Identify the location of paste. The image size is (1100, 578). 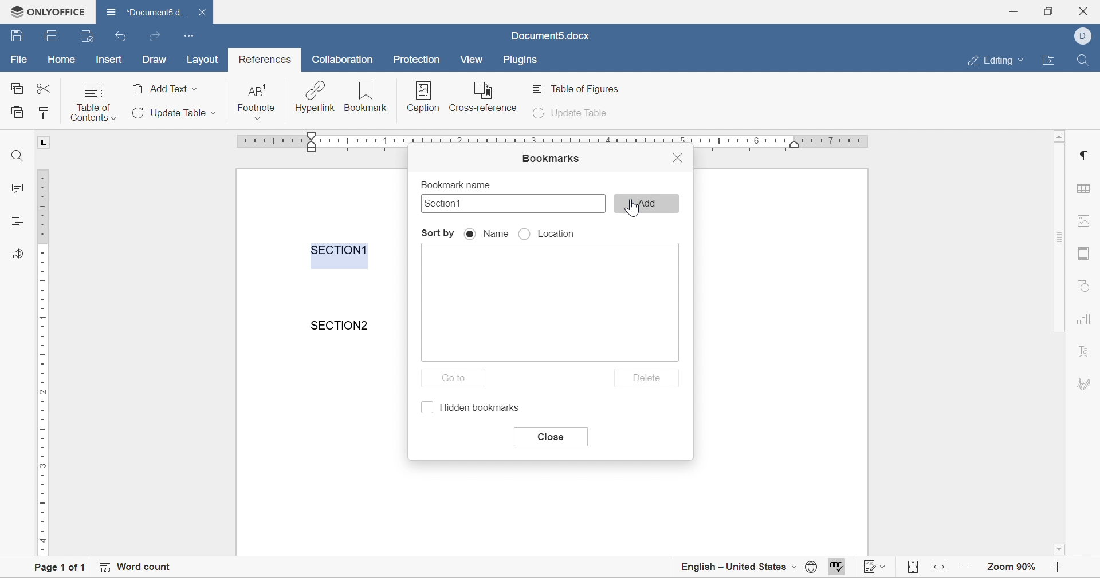
(17, 111).